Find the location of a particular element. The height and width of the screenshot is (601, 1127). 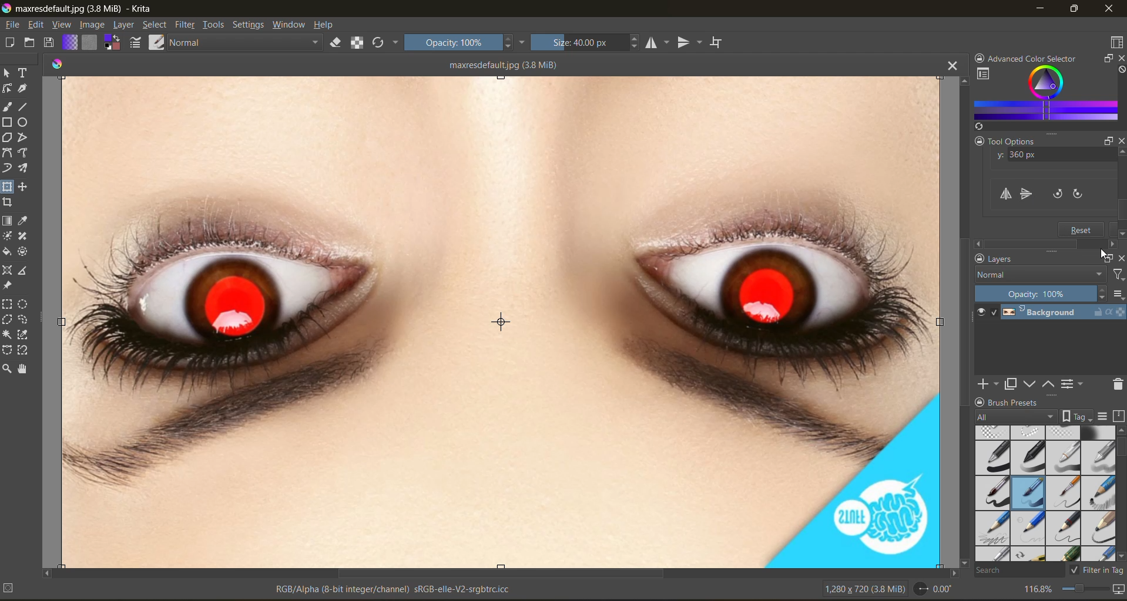

tool is located at coordinates (25, 122).